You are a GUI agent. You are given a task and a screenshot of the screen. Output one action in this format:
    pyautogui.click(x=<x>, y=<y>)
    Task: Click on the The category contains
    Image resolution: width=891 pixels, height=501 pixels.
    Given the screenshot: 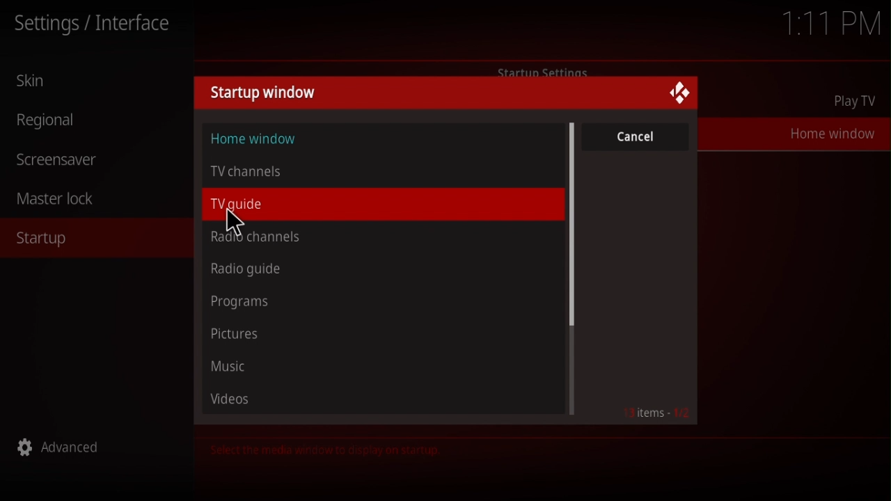 What is the action you would take?
    pyautogui.click(x=322, y=450)
    